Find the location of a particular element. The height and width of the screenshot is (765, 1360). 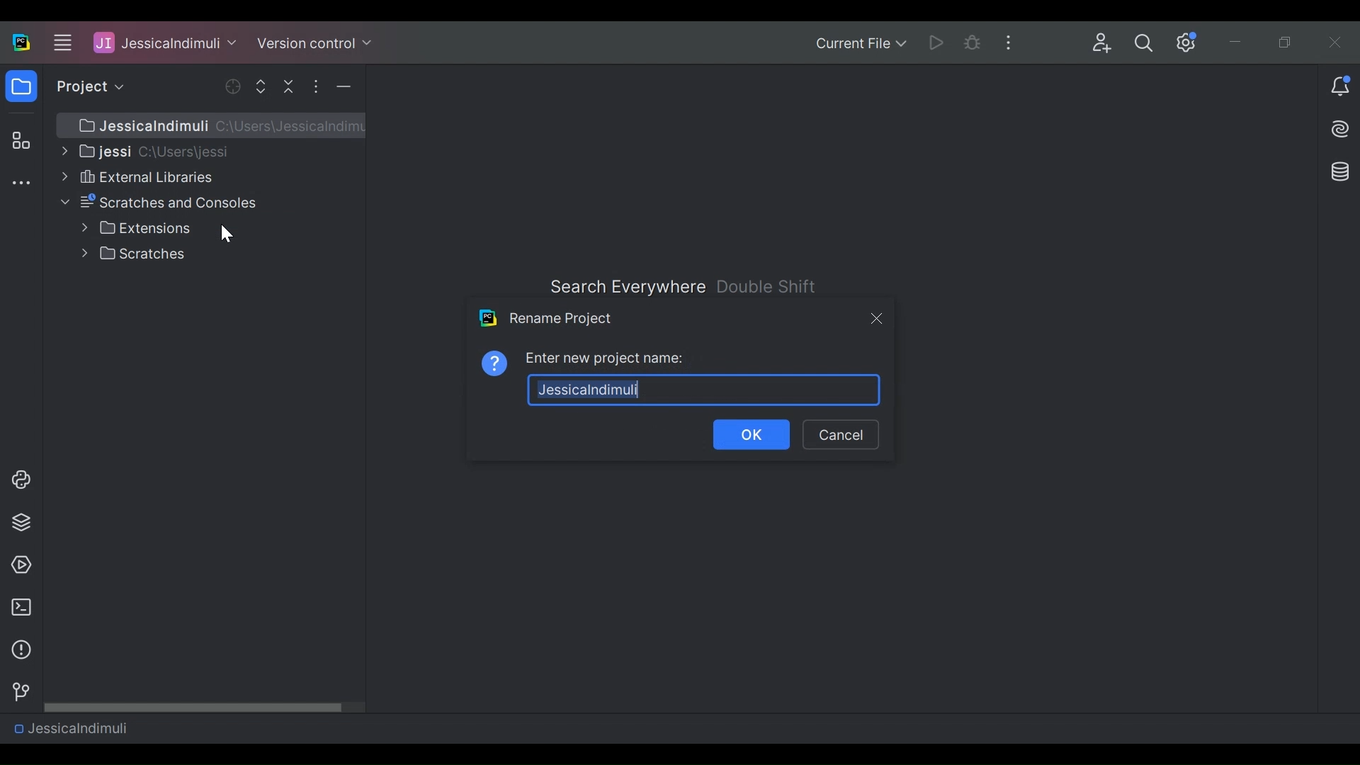

information is located at coordinates (18, 650).